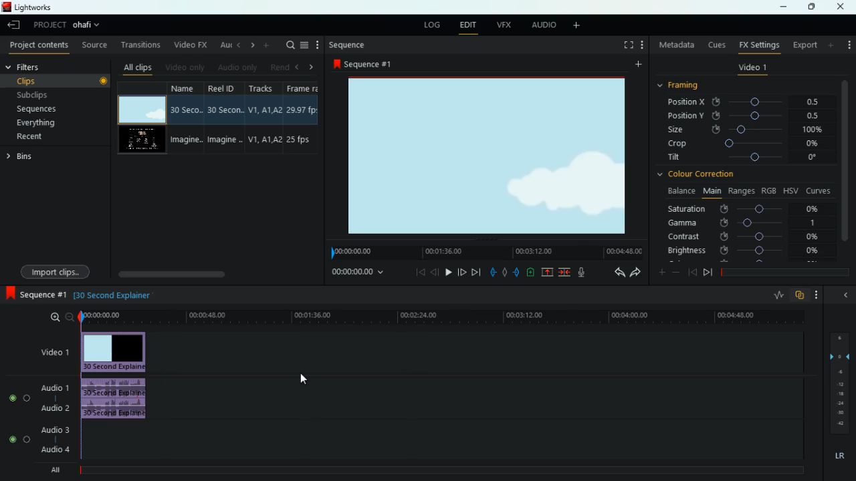 The width and height of the screenshot is (856, 481). What do you see at coordinates (92, 44) in the screenshot?
I see `source` at bounding box center [92, 44].